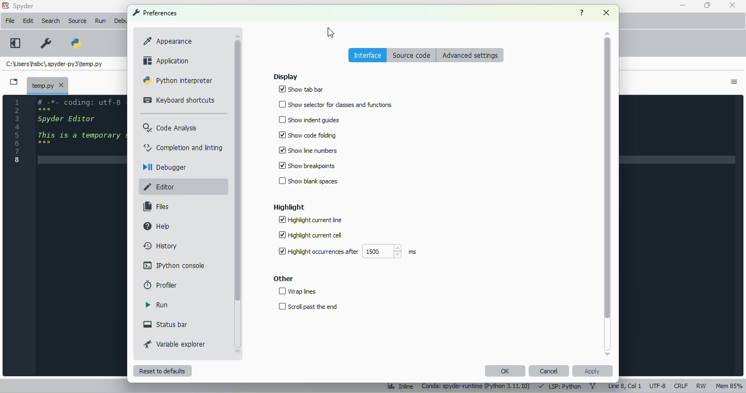 The height and width of the screenshot is (393, 746). What do you see at coordinates (682, 386) in the screenshot?
I see `CRLF` at bounding box center [682, 386].